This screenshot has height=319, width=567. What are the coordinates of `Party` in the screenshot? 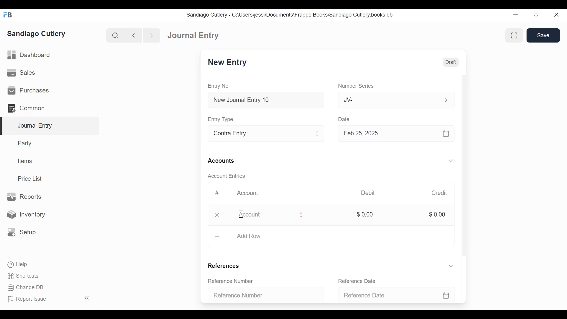 It's located at (24, 143).